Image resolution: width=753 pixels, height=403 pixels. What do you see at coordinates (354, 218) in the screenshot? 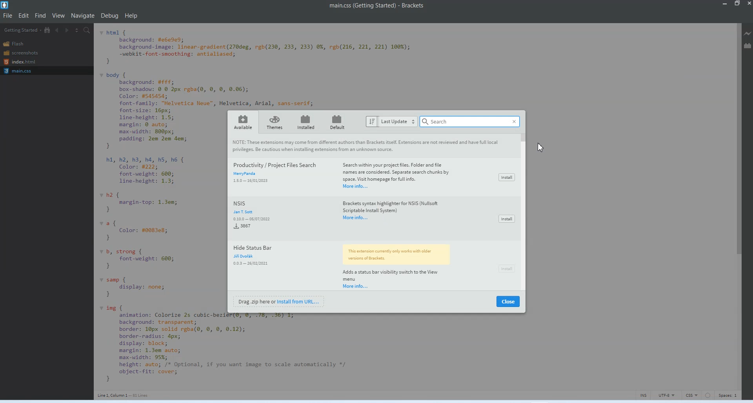
I see `NSIS` at bounding box center [354, 218].